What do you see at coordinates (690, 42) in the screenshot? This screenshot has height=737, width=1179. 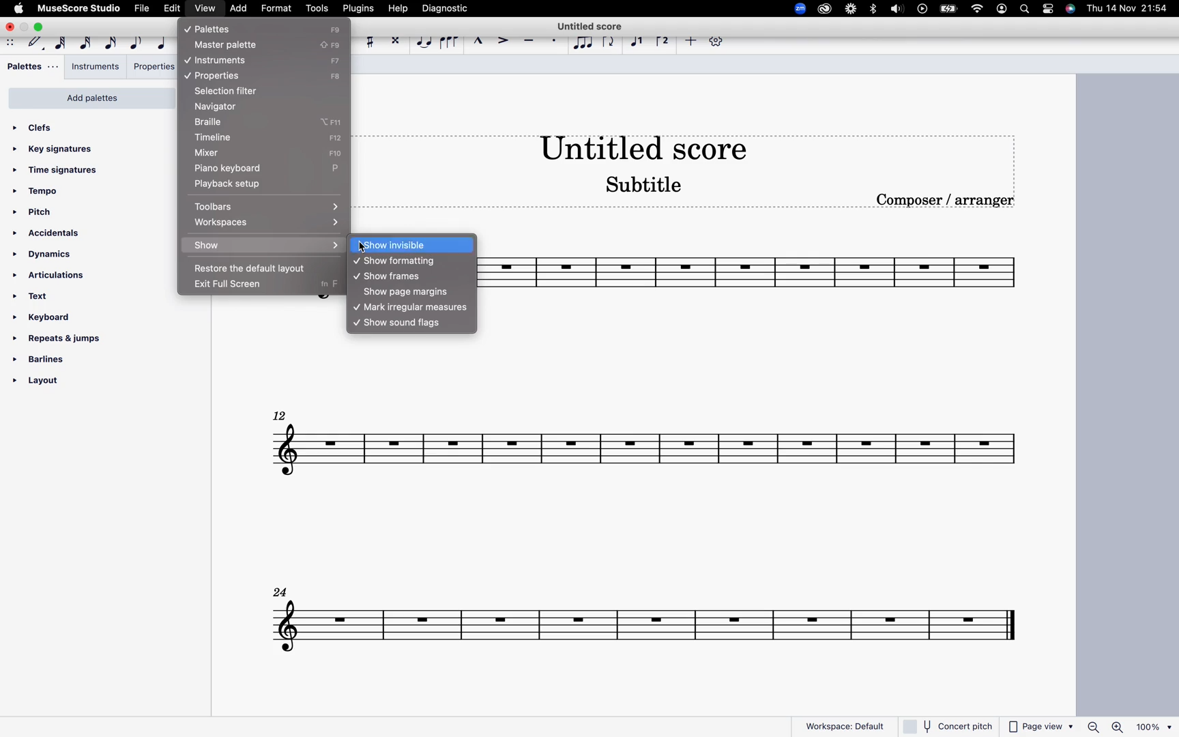 I see `more` at bounding box center [690, 42].